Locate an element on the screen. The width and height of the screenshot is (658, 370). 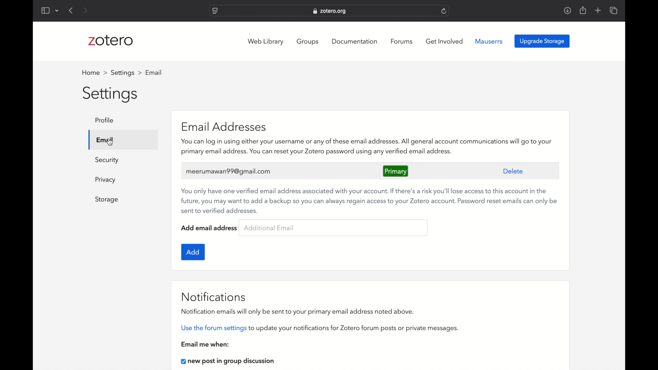
add is located at coordinates (194, 252).